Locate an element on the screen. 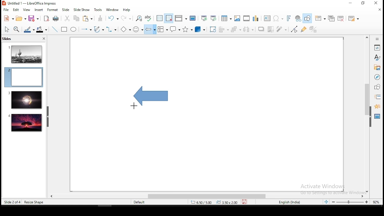 This screenshot has width=384, height=216. special characters is located at coordinates (277, 19).